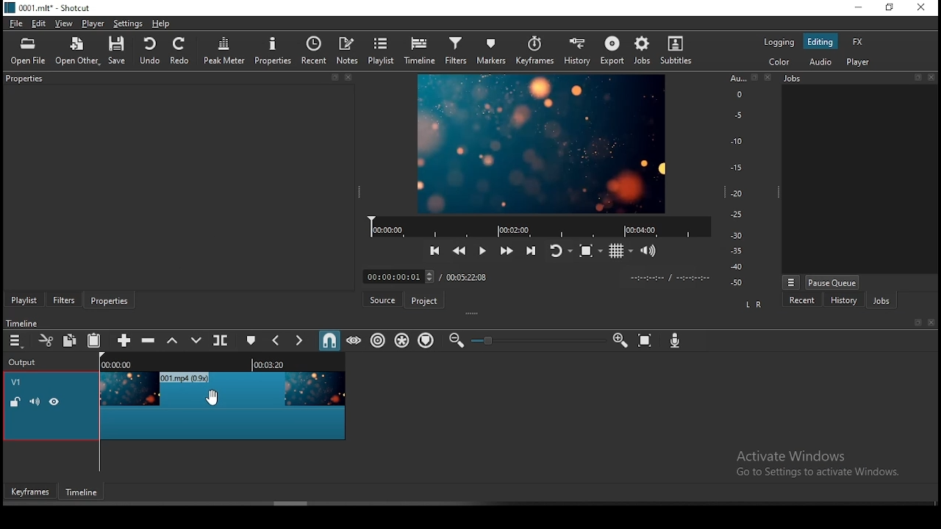  I want to click on playlist, so click(382, 51).